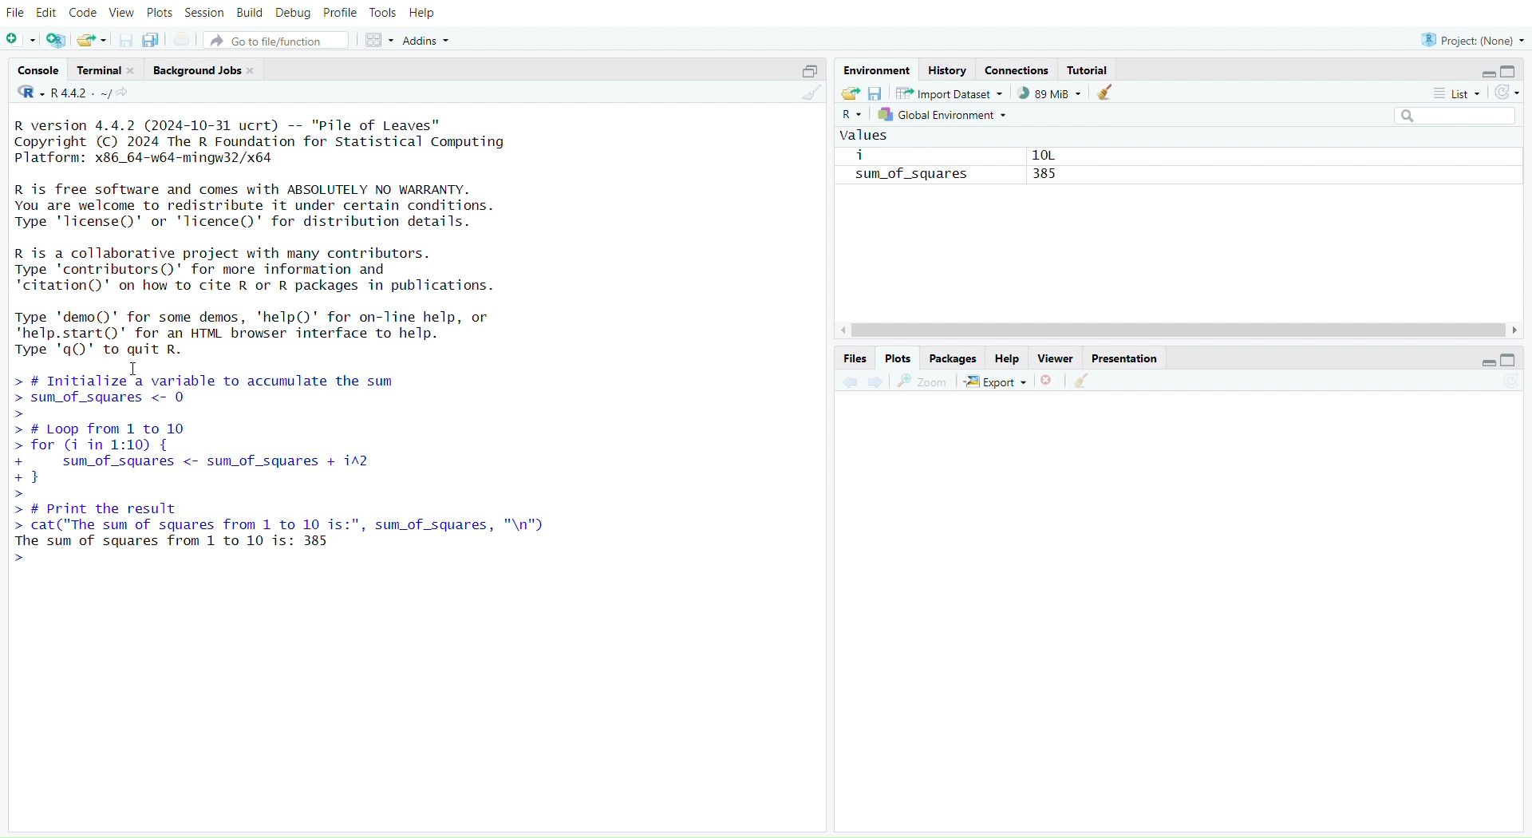 The image size is (1532, 838). What do you see at coordinates (83, 13) in the screenshot?
I see `code` at bounding box center [83, 13].